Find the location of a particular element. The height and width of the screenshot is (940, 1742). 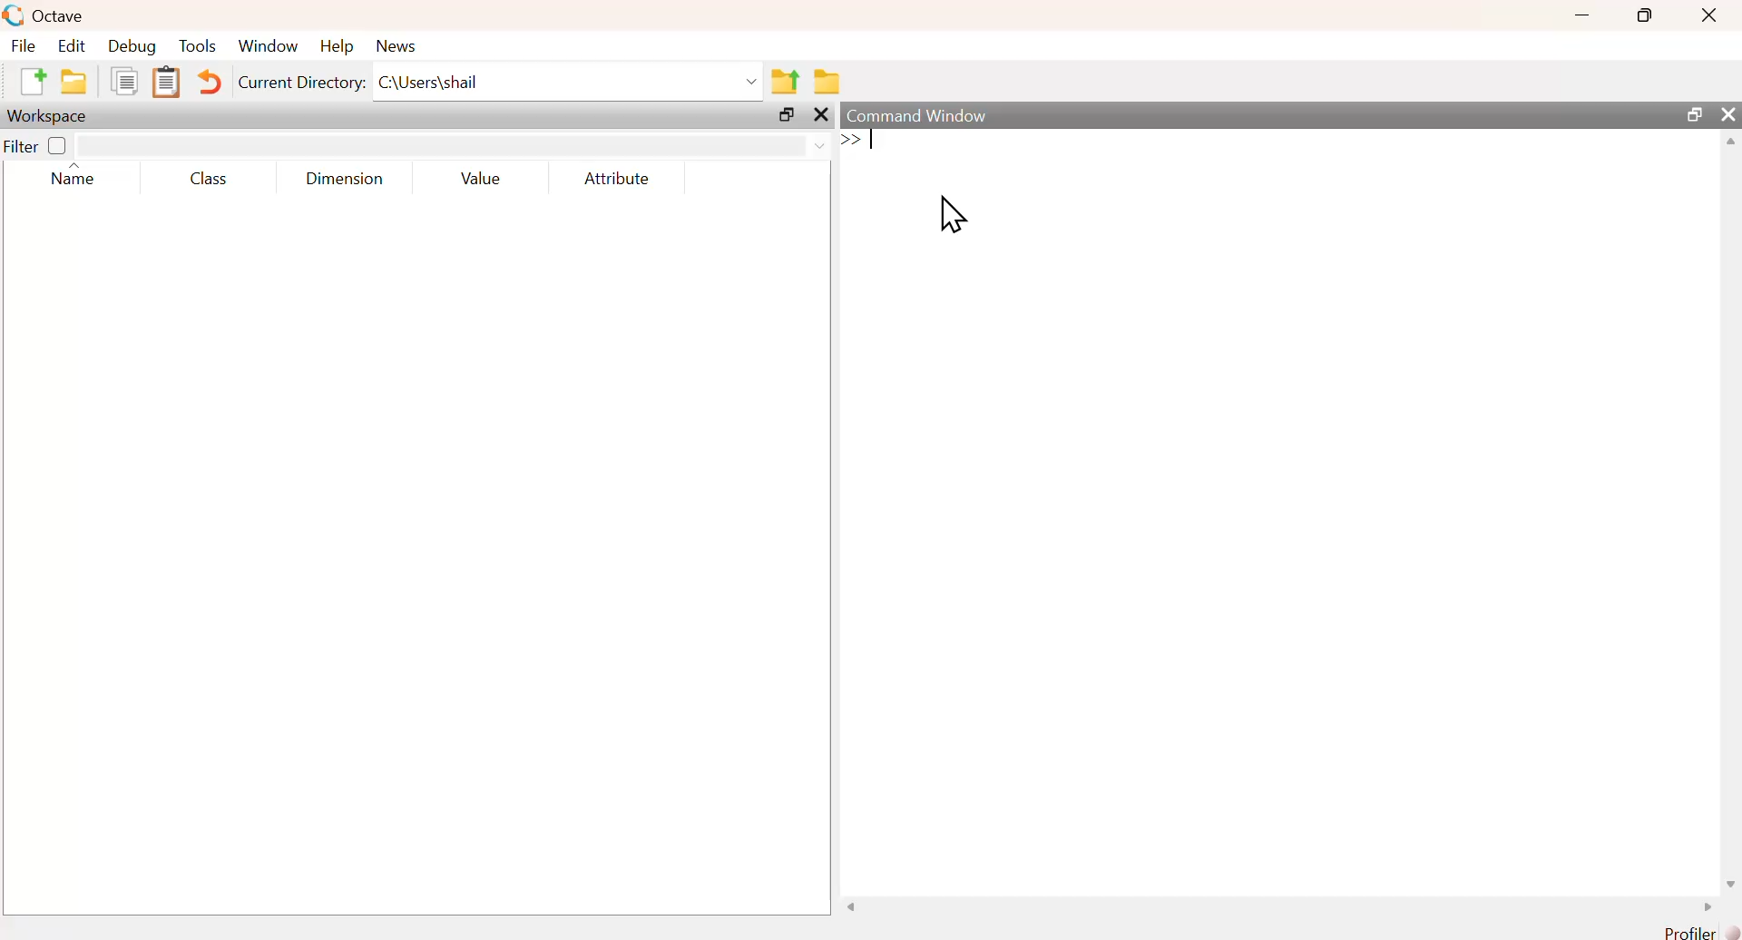

Tools is located at coordinates (199, 45).